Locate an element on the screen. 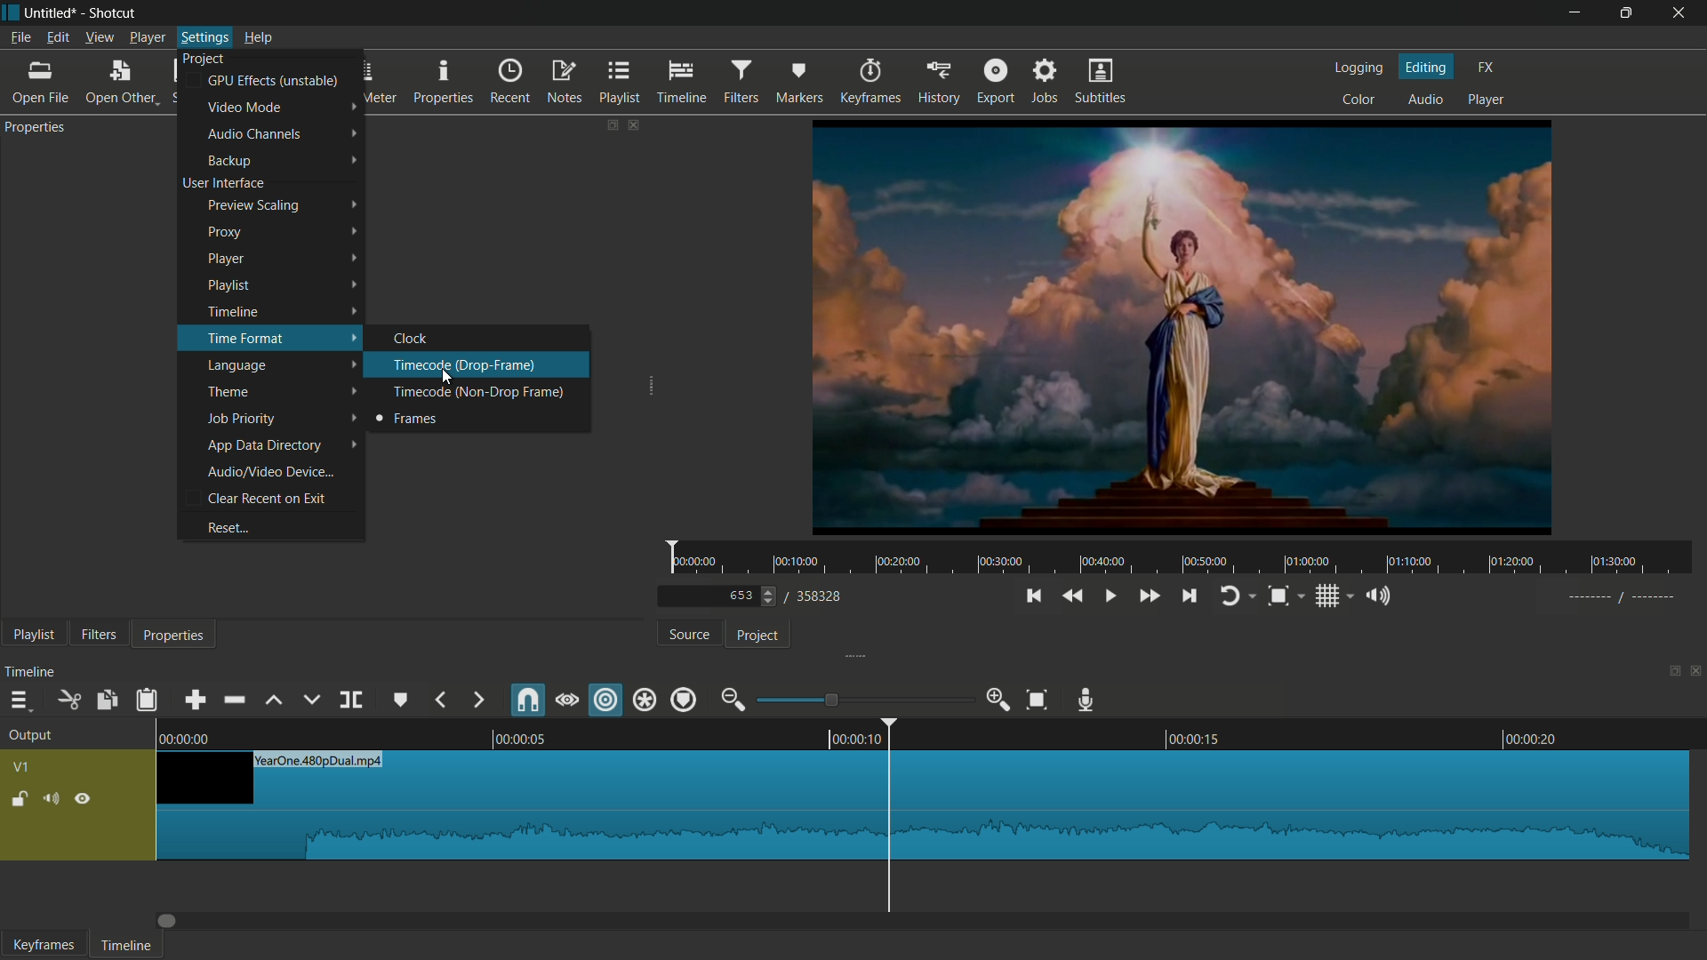 The image size is (1707, 960). language is located at coordinates (237, 365).